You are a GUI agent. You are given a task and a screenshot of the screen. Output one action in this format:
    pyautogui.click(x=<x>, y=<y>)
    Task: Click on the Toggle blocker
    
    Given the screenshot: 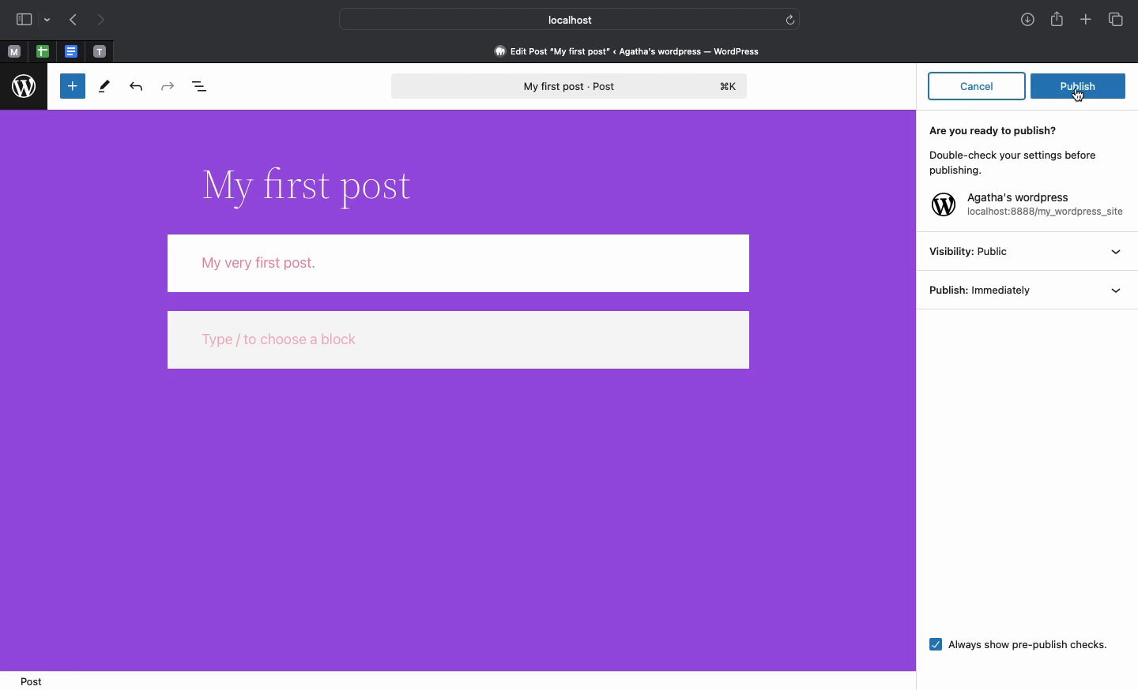 What is the action you would take?
    pyautogui.click(x=73, y=85)
    